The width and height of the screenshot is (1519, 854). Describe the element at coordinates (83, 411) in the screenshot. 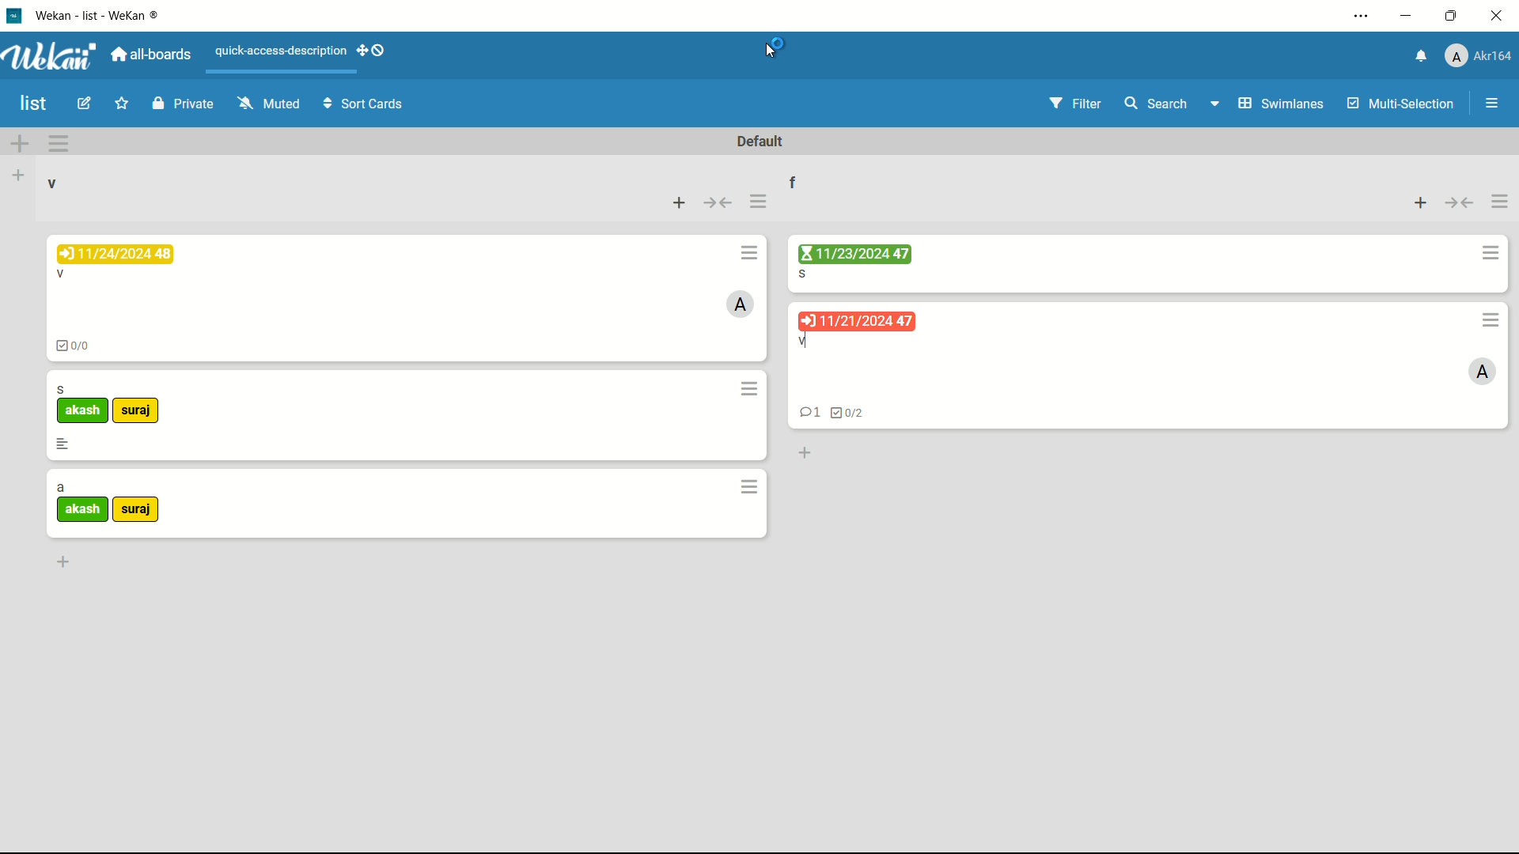

I see `label-1` at that location.